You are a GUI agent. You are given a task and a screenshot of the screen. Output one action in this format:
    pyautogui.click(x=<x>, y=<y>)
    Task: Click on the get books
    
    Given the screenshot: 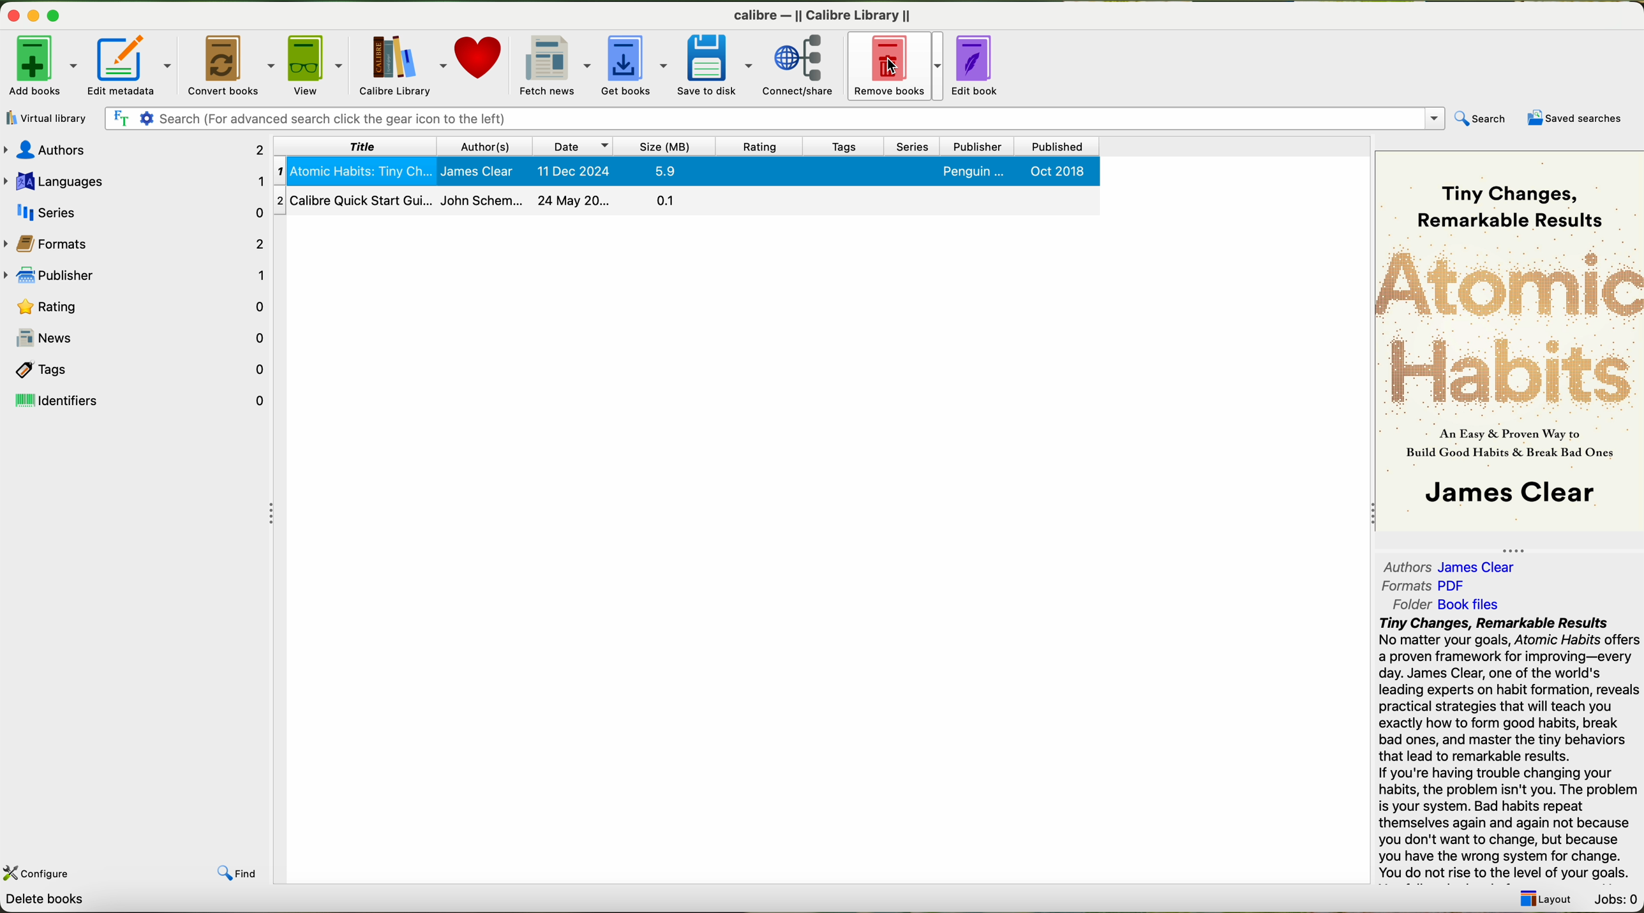 What is the action you would take?
    pyautogui.click(x=631, y=65)
    